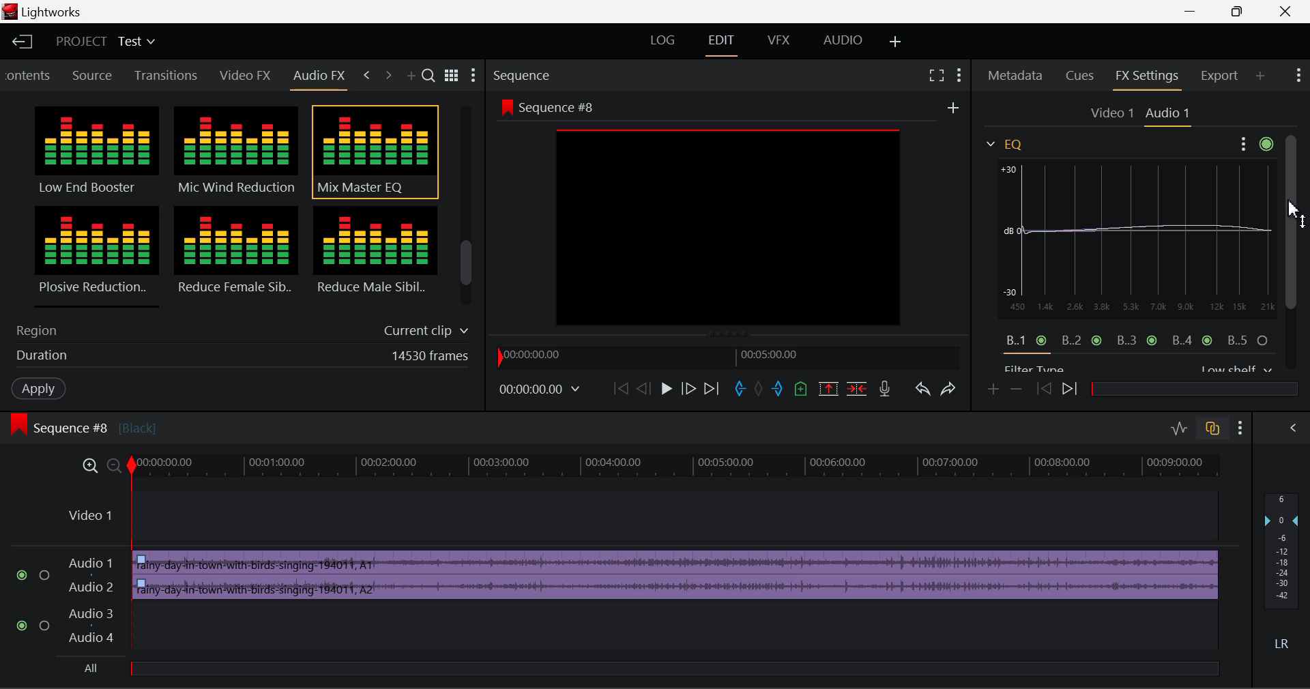 The image size is (1310, 689). Describe the element at coordinates (1020, 390) in the screenshot. I see `remove keyframe` at that location.